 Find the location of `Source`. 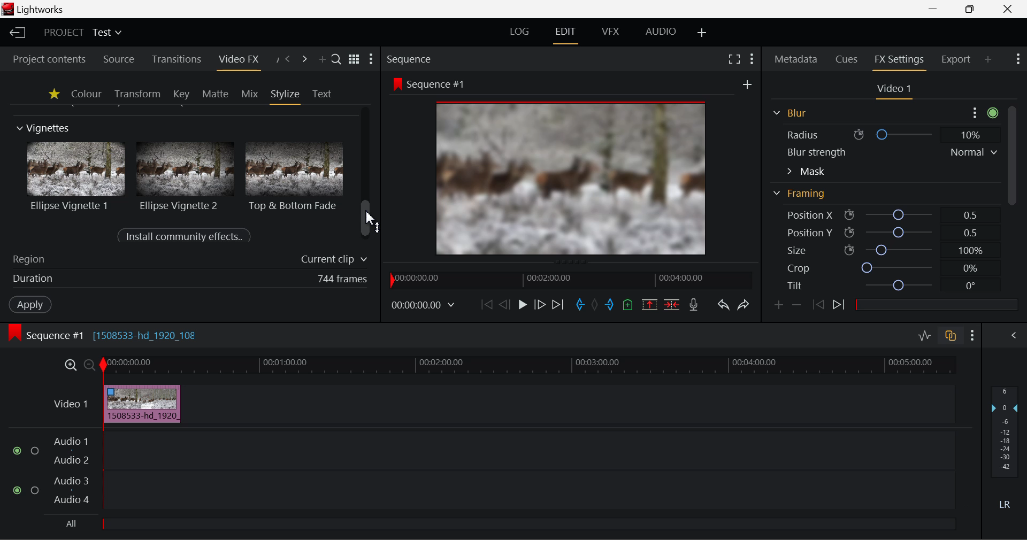

Source is located at coordinates (117, 58).